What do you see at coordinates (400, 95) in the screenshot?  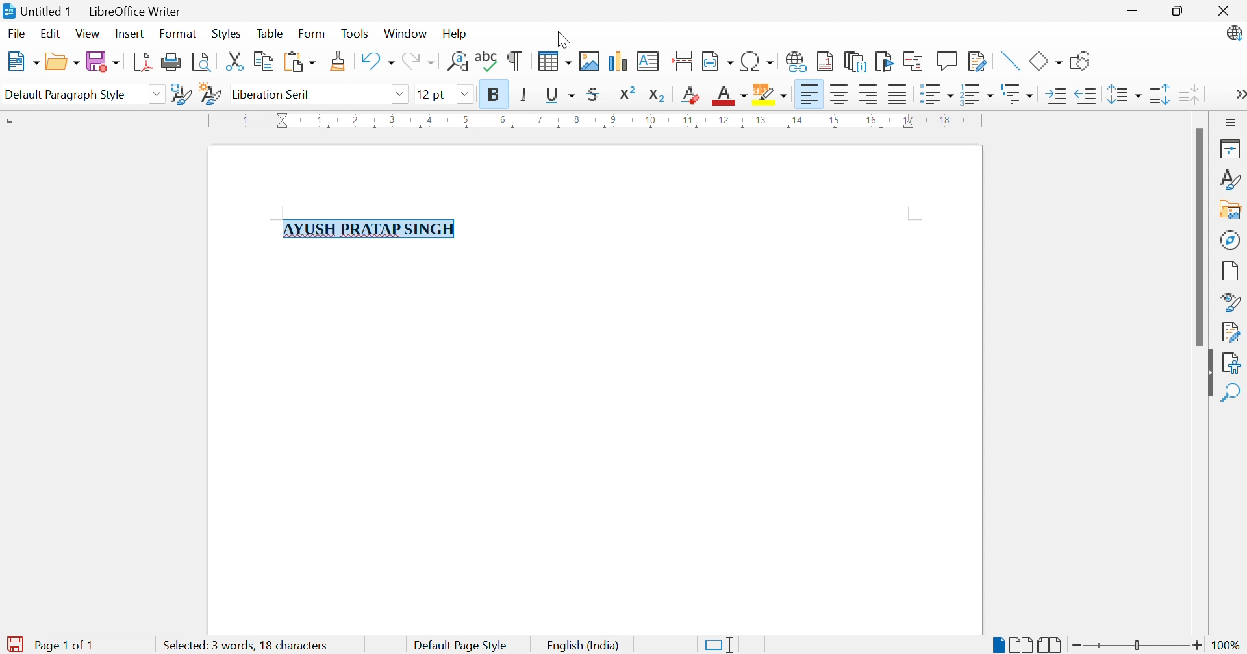 I see `Drop Down` at bounding box center [400, 95].